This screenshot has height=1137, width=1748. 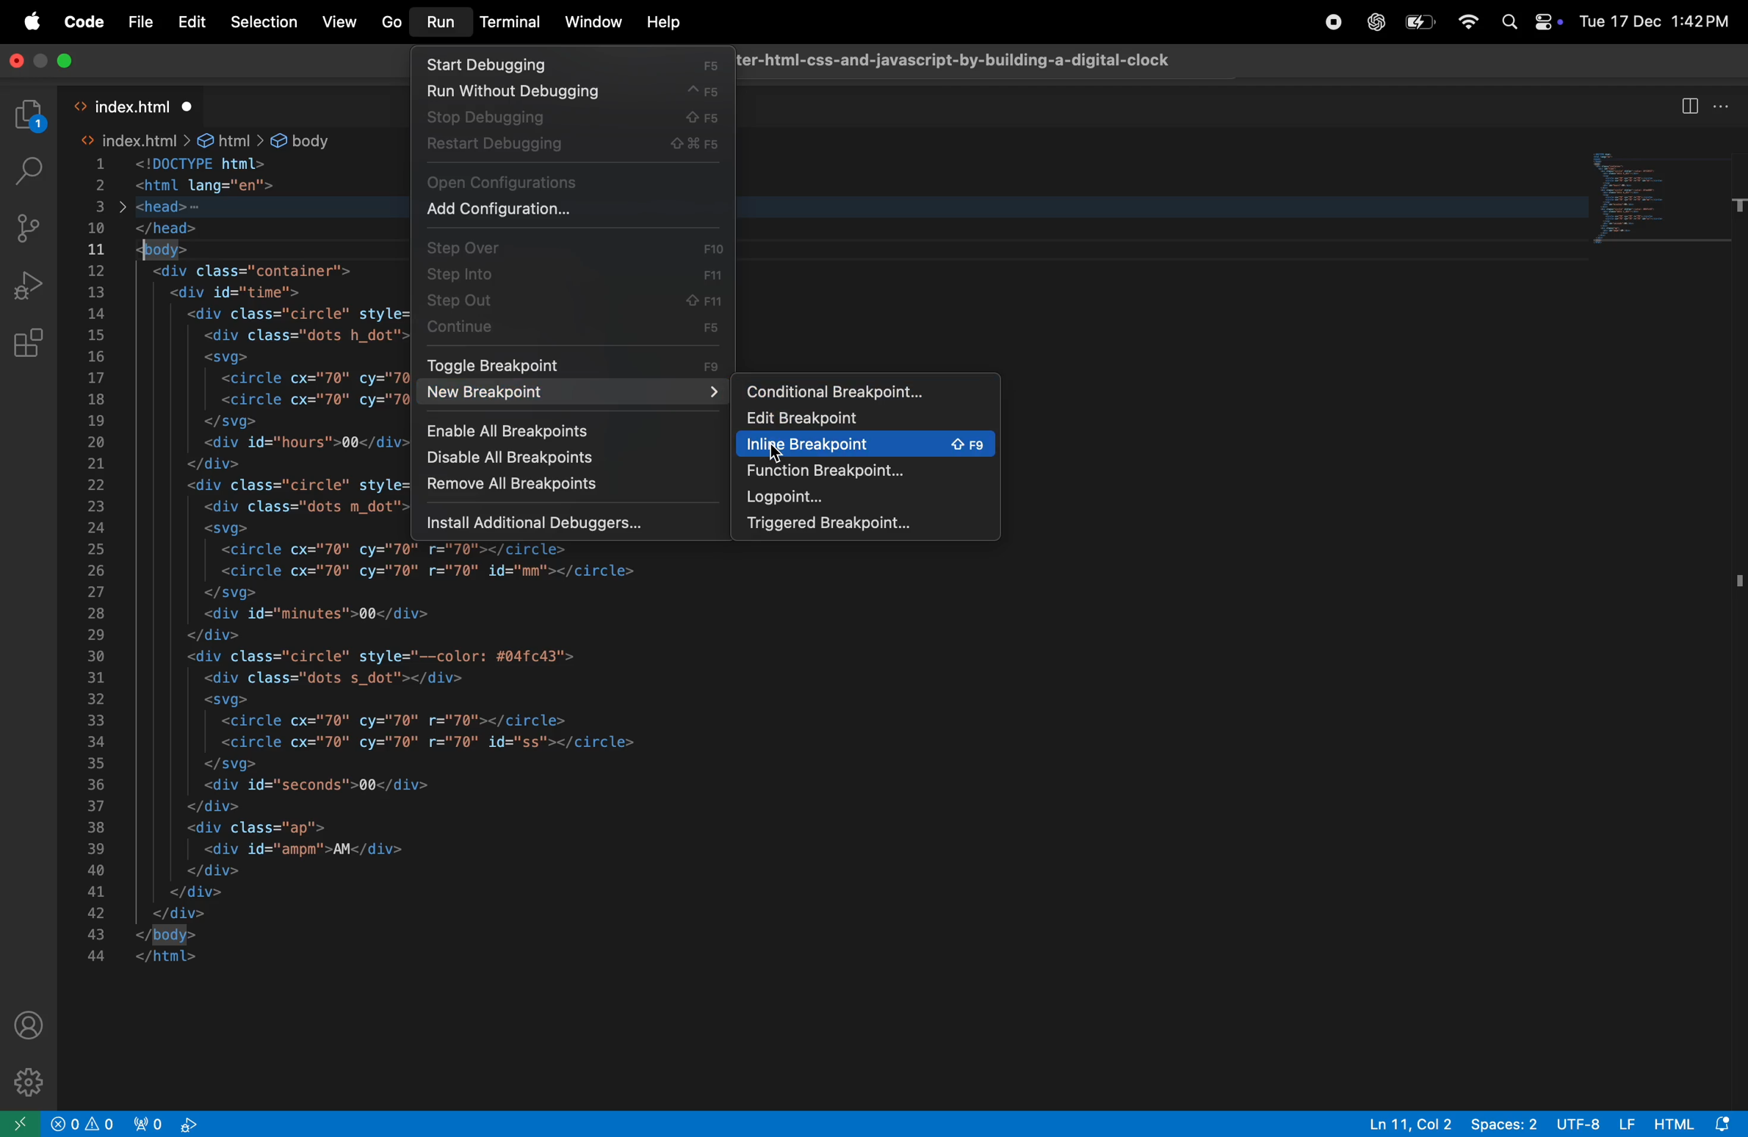 I want to click on toggle breakpoint, so click(x=575, y=364).